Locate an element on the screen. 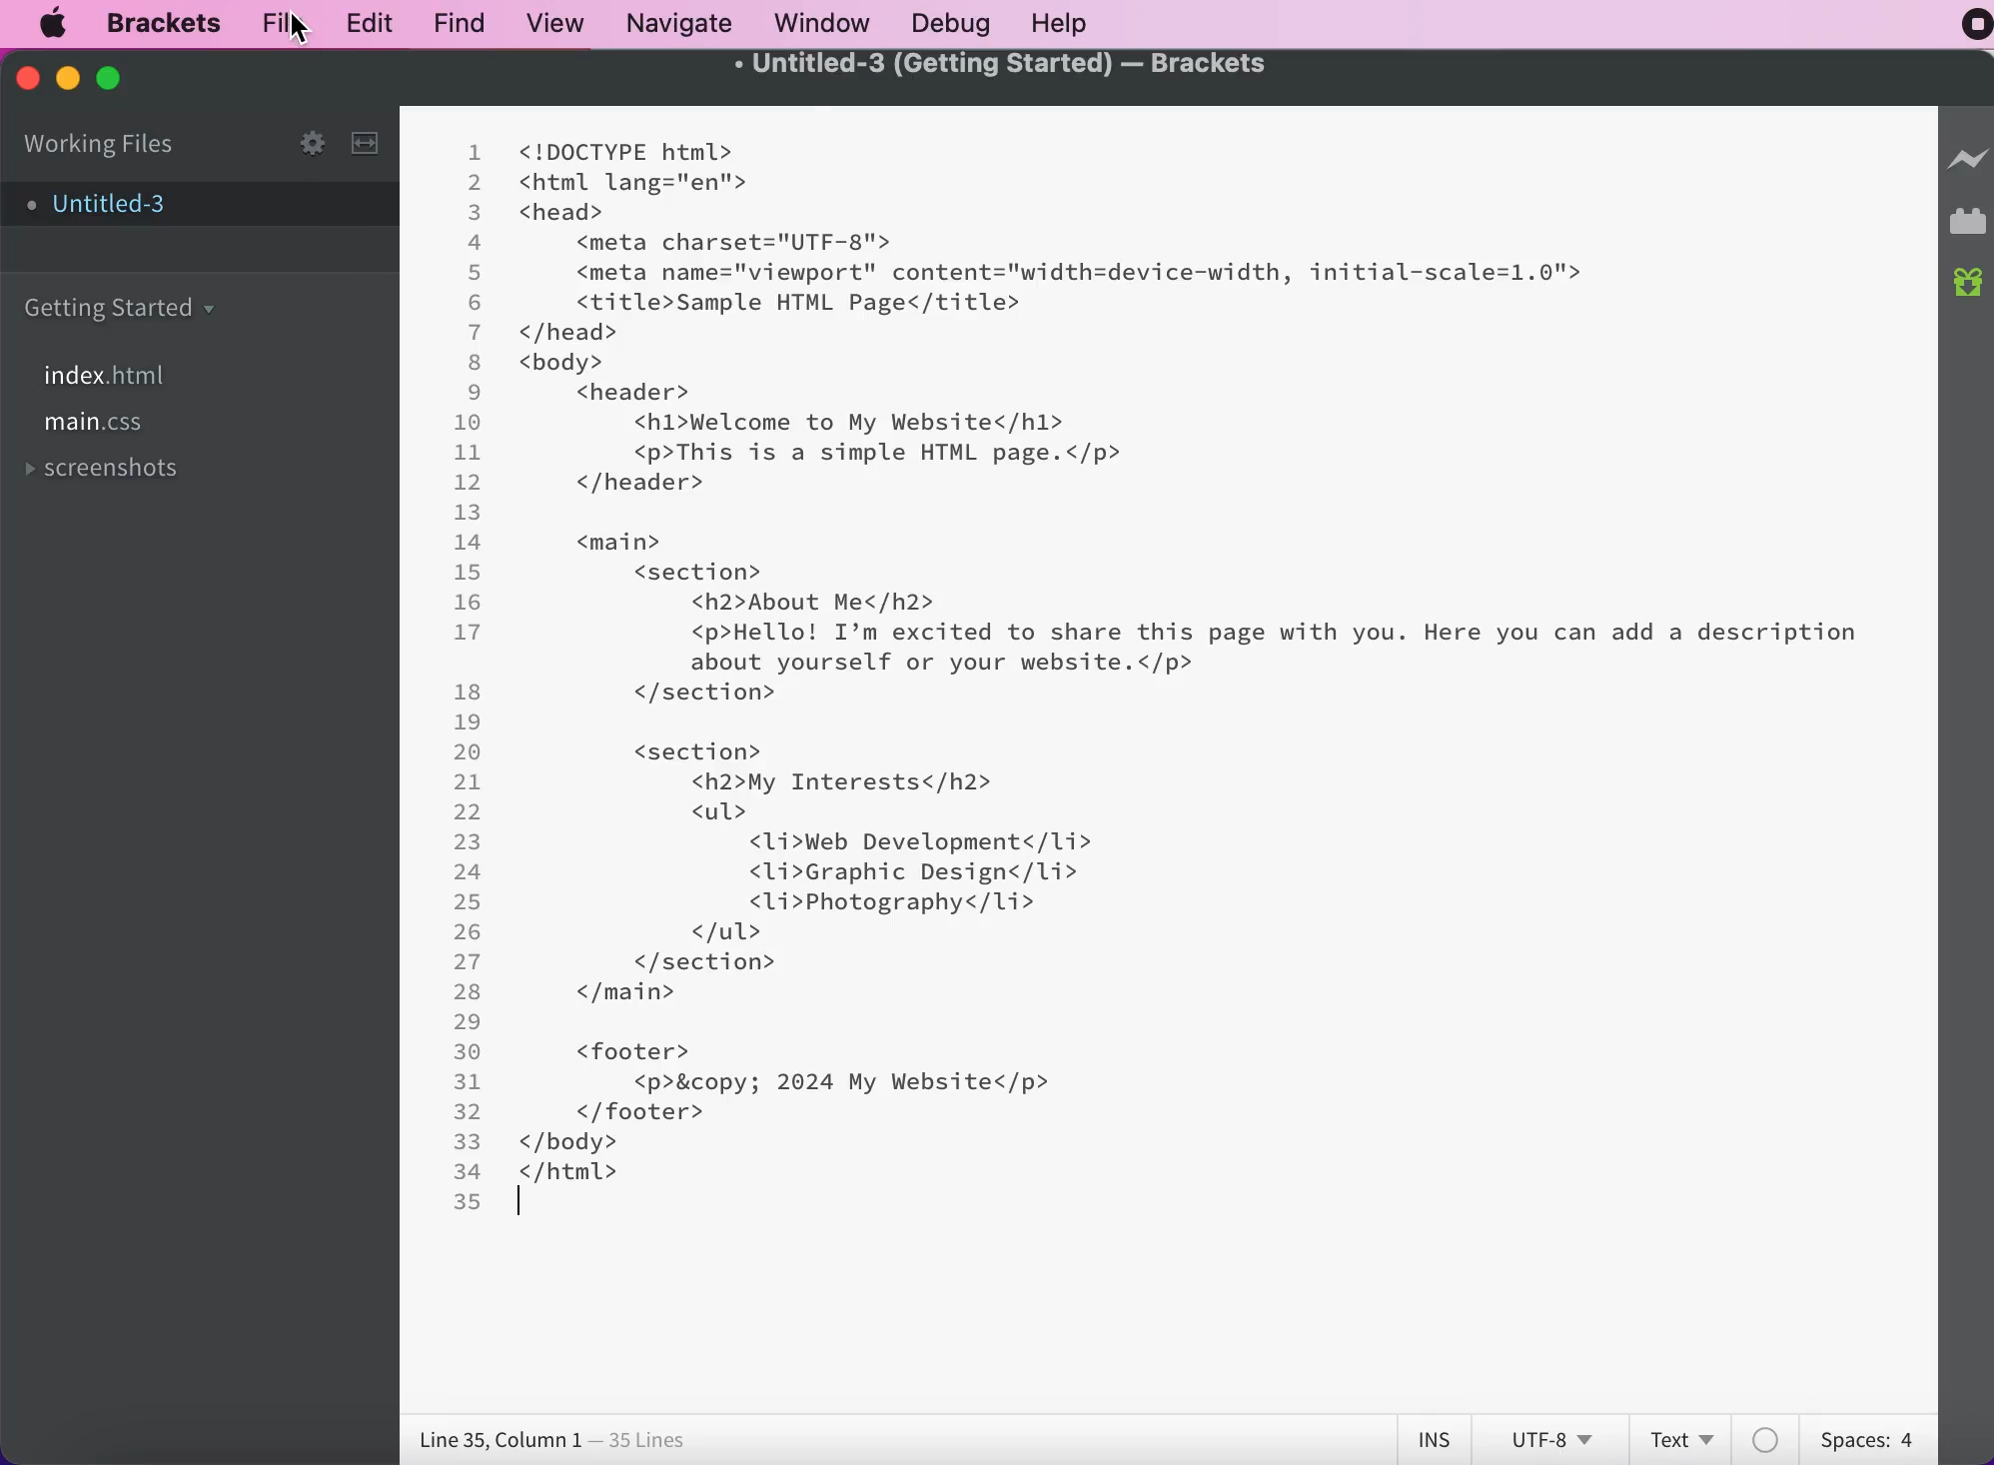 This screenshot has height=1465, width=1994. live preview is located at coordinates (1964, 160).